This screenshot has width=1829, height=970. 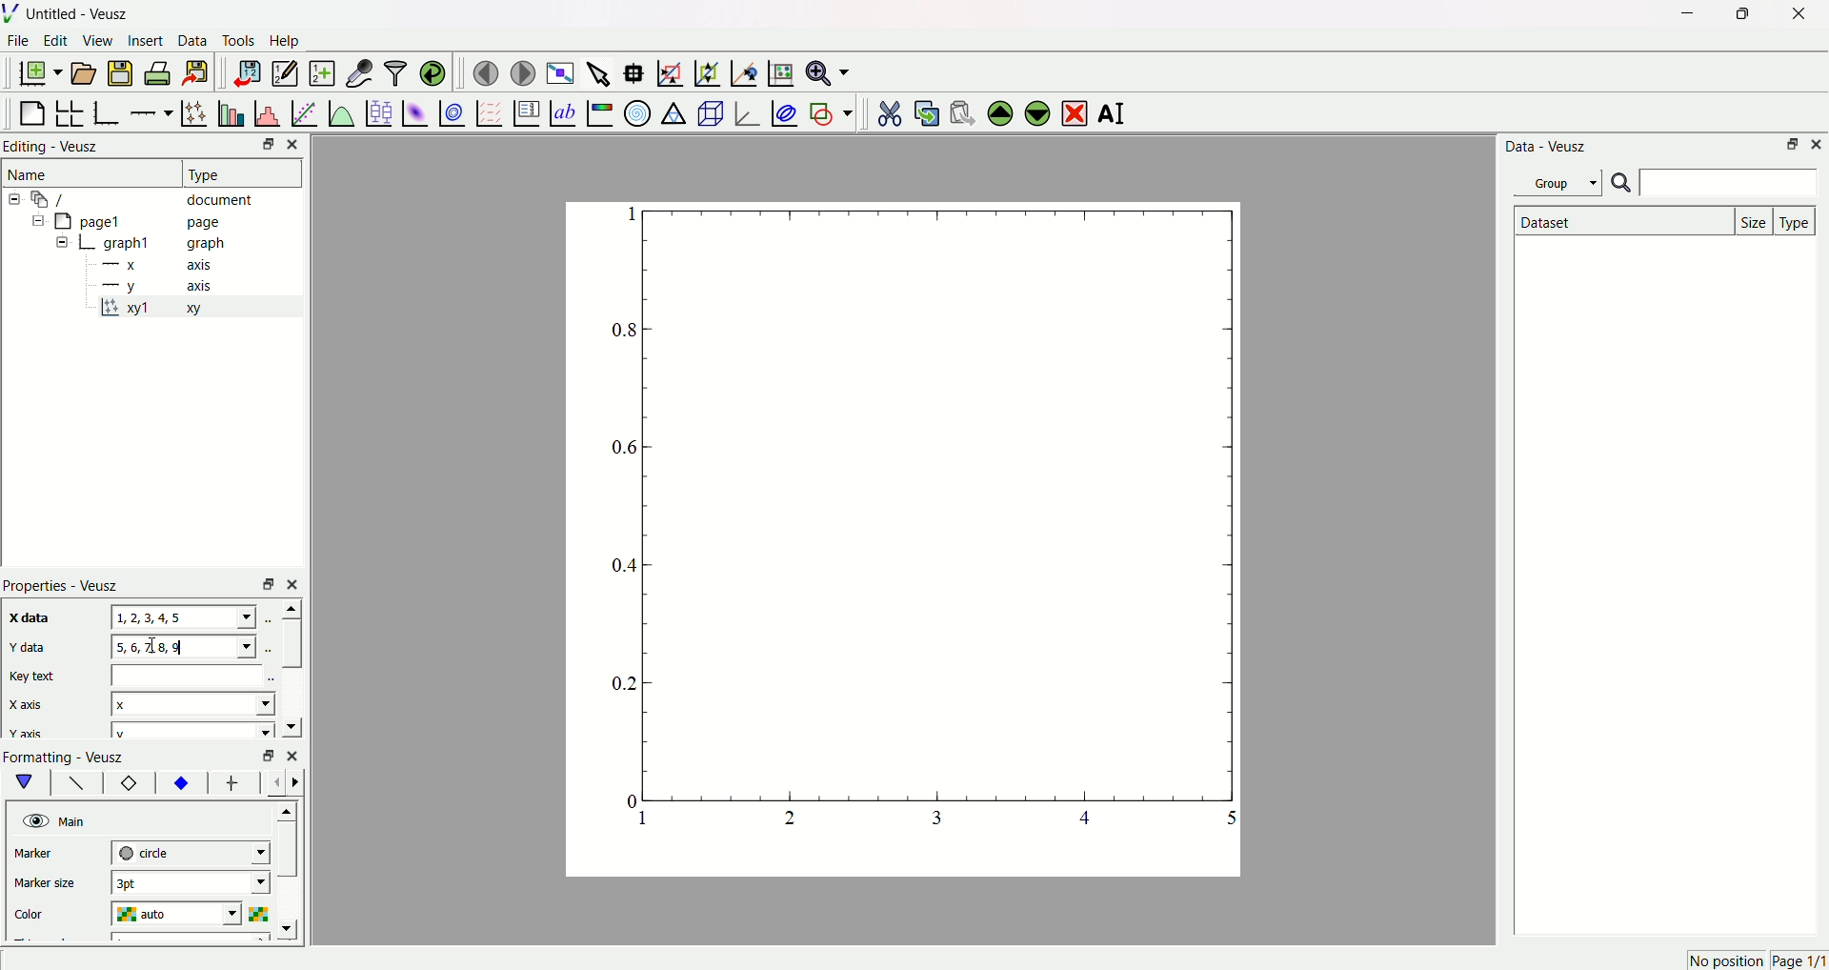 I want to click on remove the widgets, so click(x=1074, y=111).